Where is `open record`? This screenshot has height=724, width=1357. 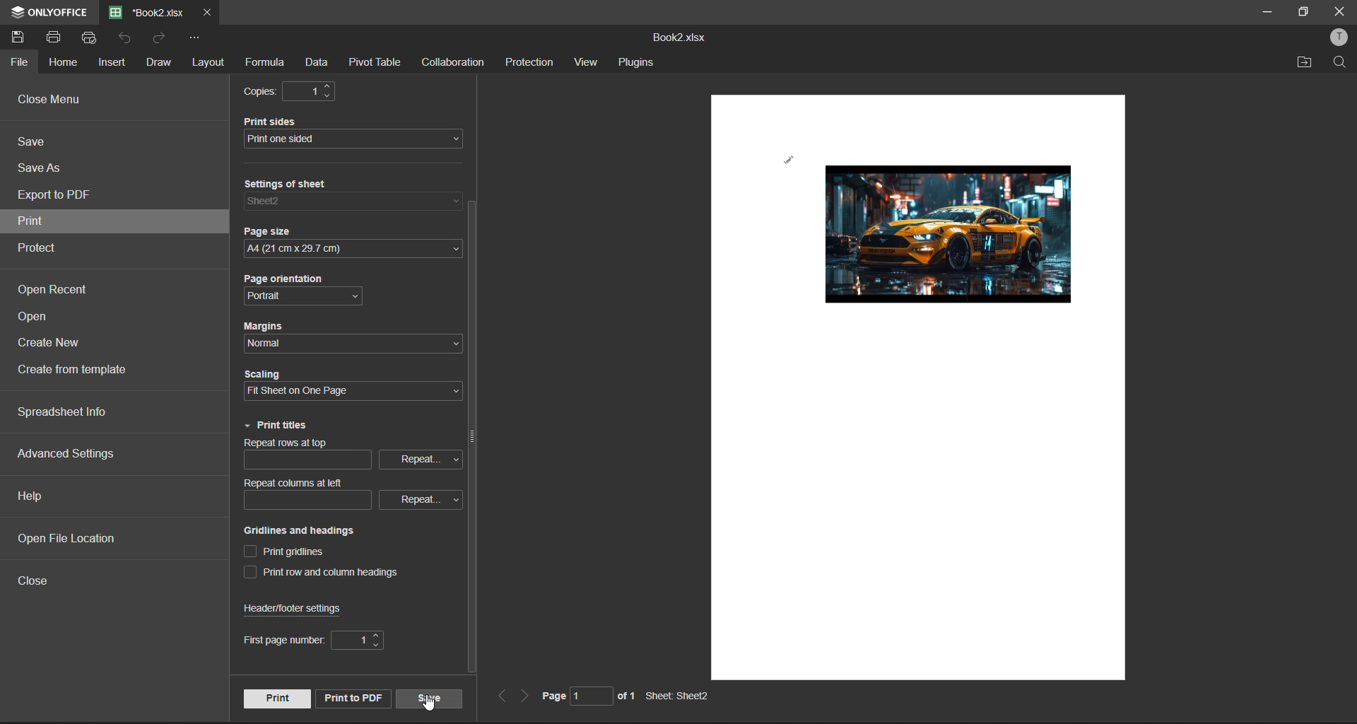 open record is located at coordinates (54, 290).